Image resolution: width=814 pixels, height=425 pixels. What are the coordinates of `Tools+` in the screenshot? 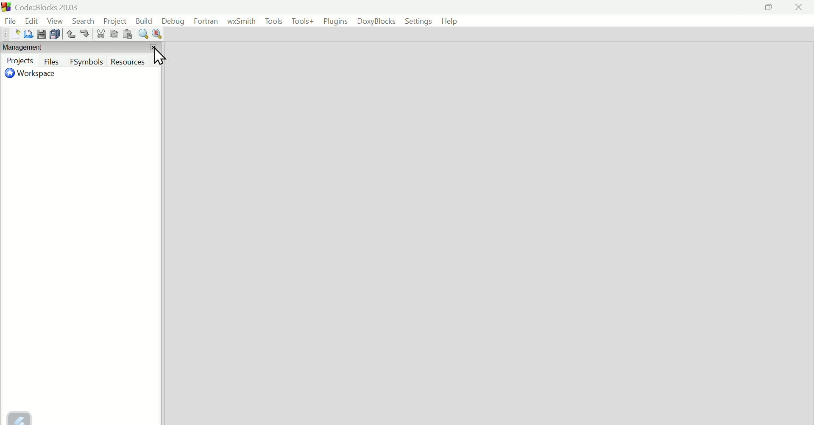 It's located at (303, 22).